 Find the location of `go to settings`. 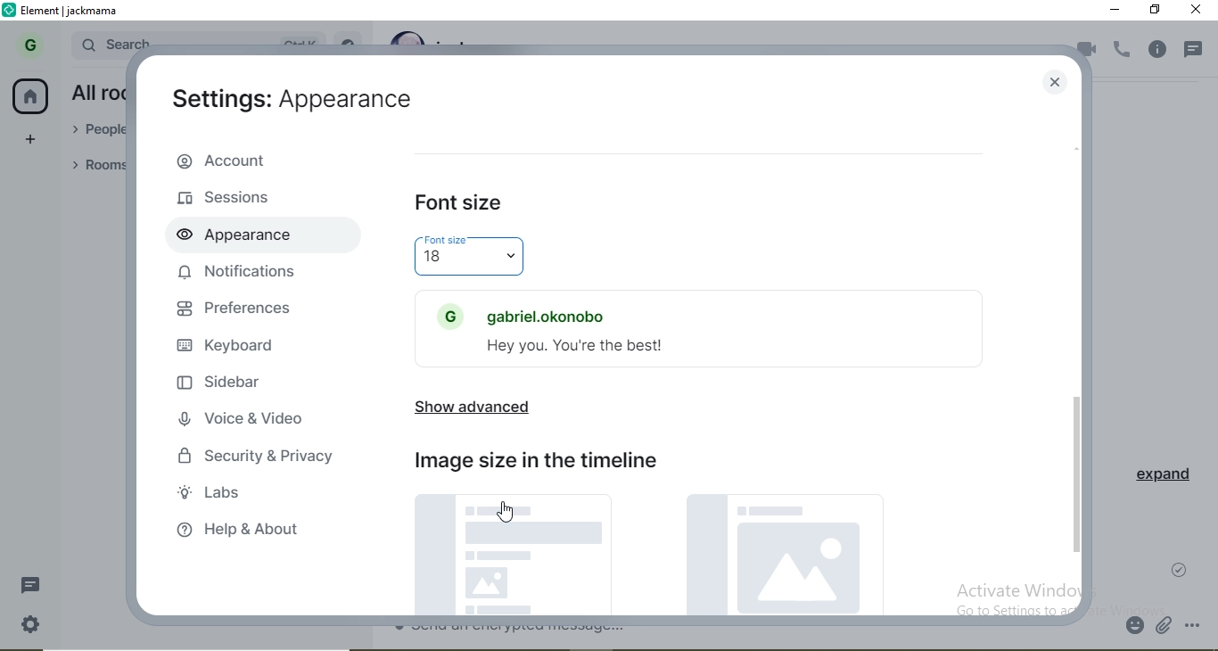

go to settings is located at coordinates (1002, 614).